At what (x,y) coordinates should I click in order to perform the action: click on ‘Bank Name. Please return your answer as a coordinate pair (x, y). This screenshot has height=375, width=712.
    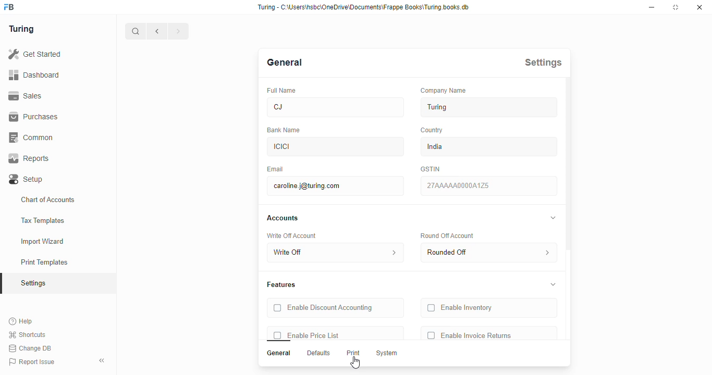
    Looking at the image, I should click on (284, 130).